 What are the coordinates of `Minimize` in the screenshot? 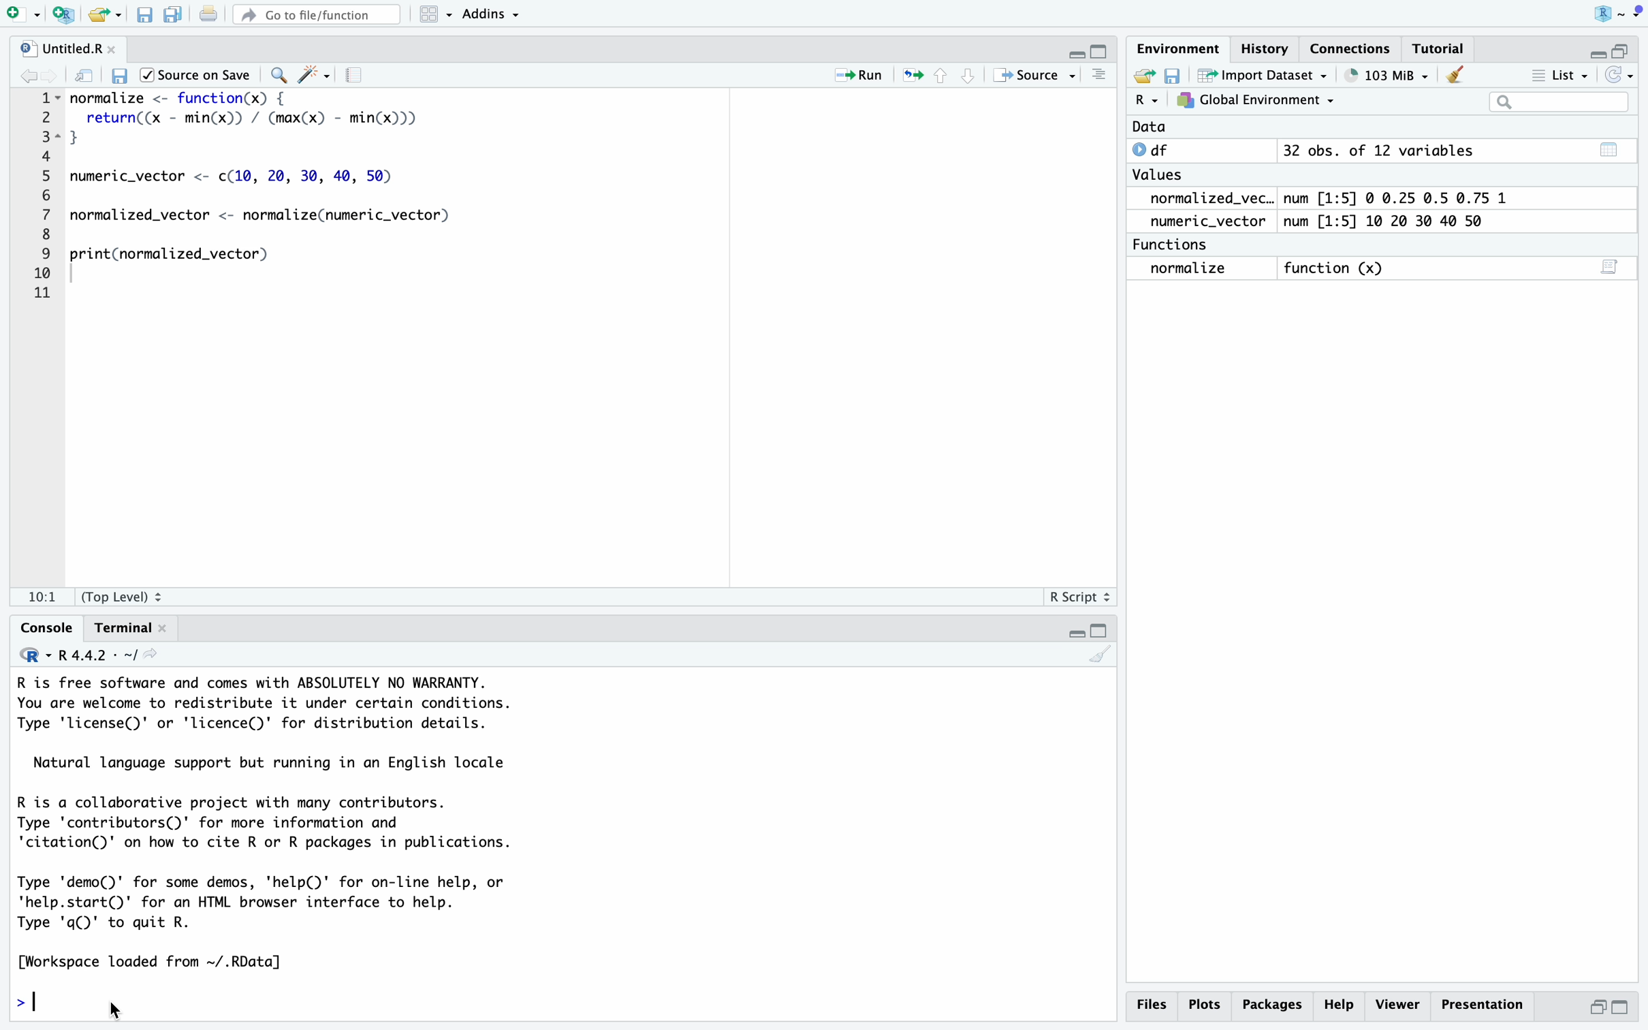 It's located at (1073, 52).